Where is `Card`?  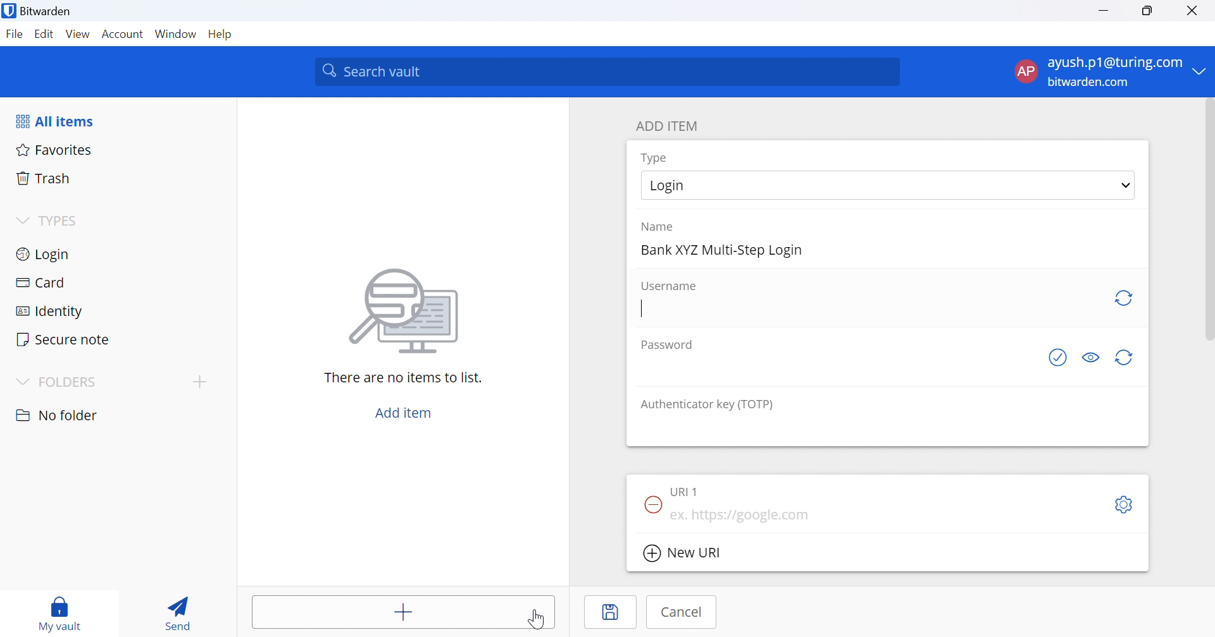 Card is located at coordinates (41, 282).